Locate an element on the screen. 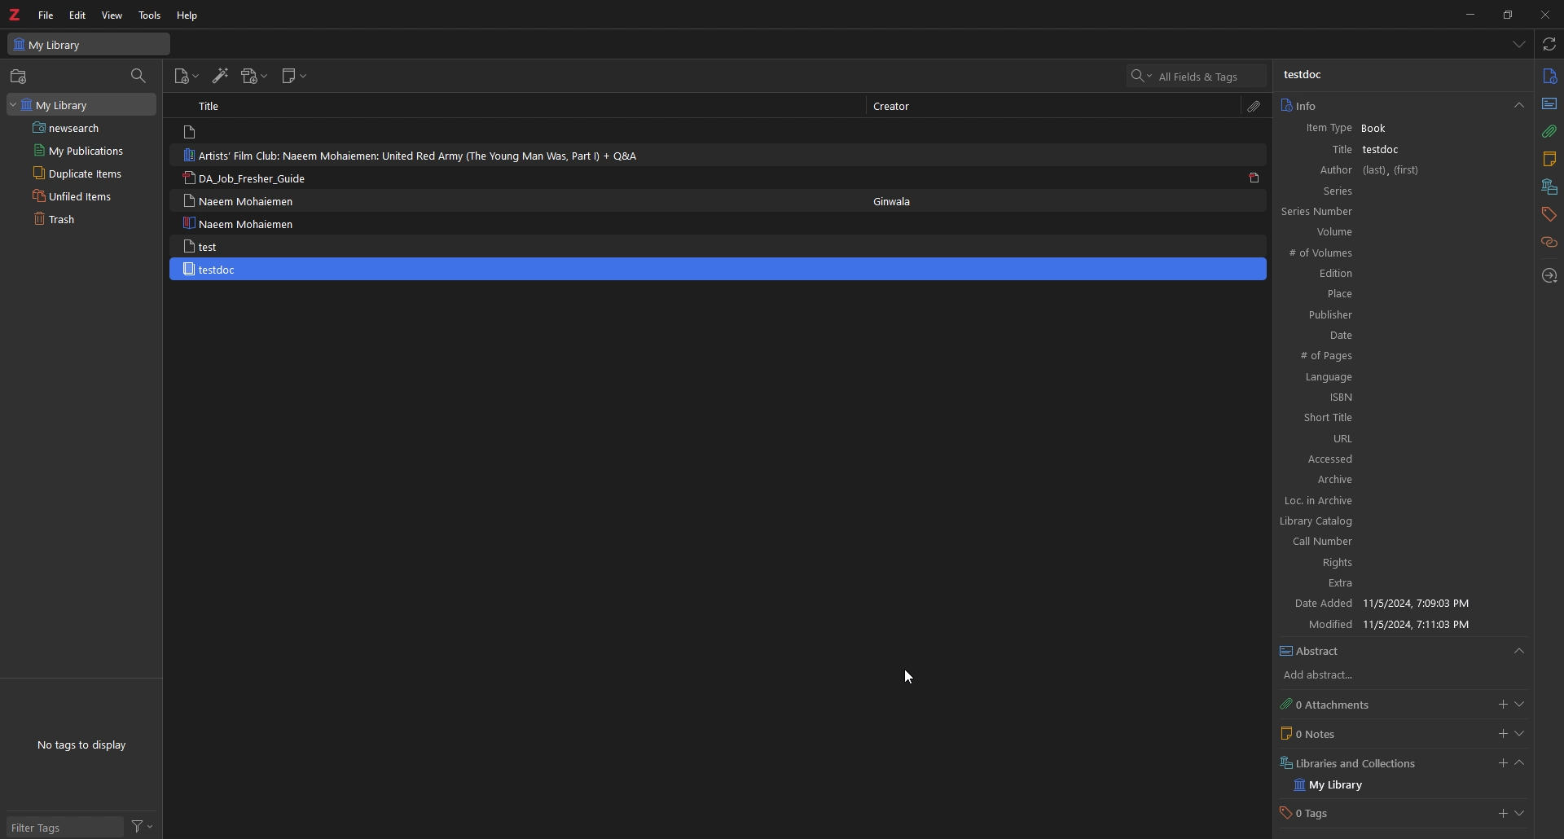 The image size is (1564, 839). URL is located at coordinates (1399, 438).